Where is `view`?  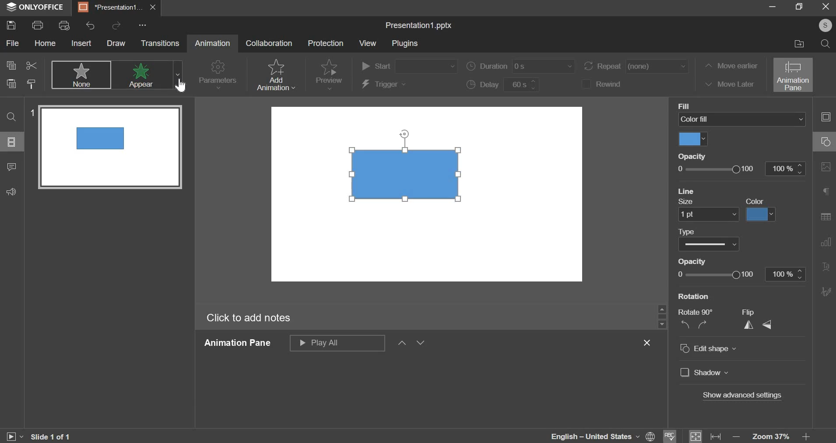
view is located at coordinates (369, 44).